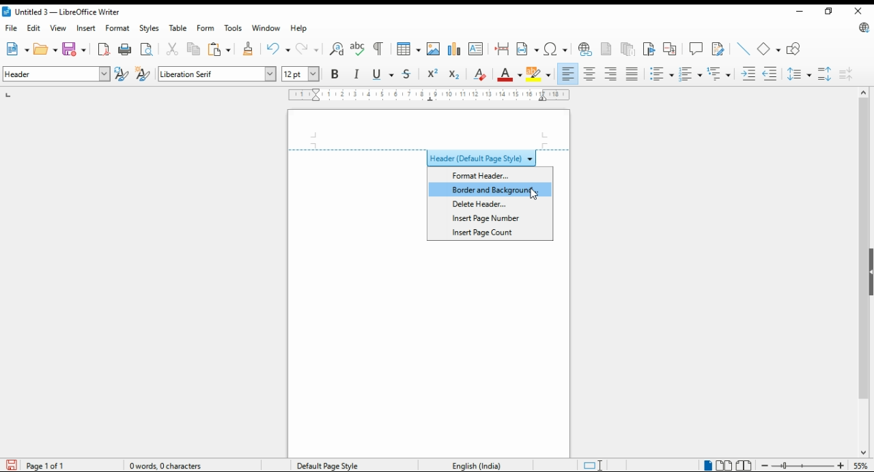 This screenshot has height=472, width=874. I want to click on insert field, so click(528, 48).